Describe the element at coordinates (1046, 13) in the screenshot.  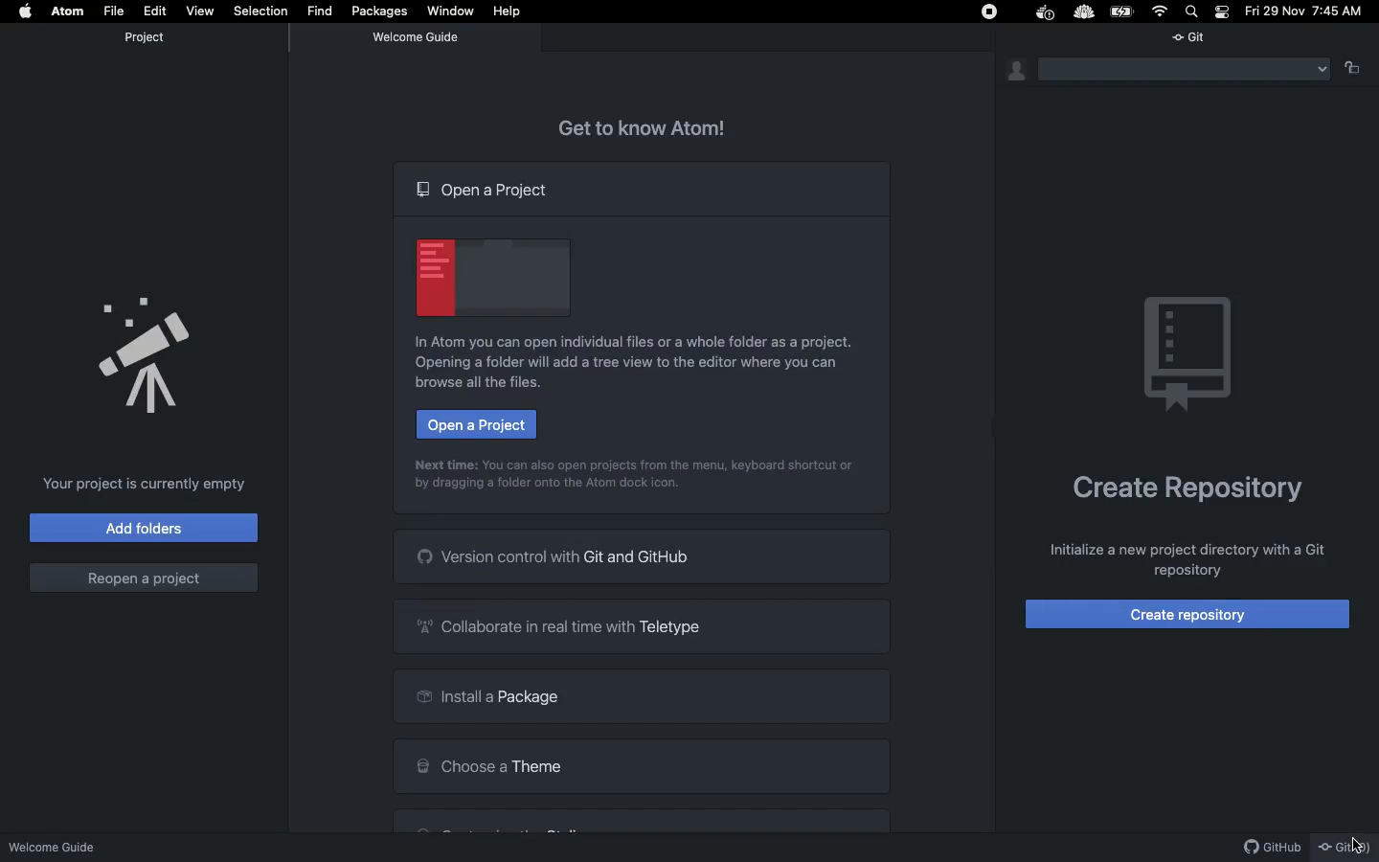
I see `Docker` at that location.